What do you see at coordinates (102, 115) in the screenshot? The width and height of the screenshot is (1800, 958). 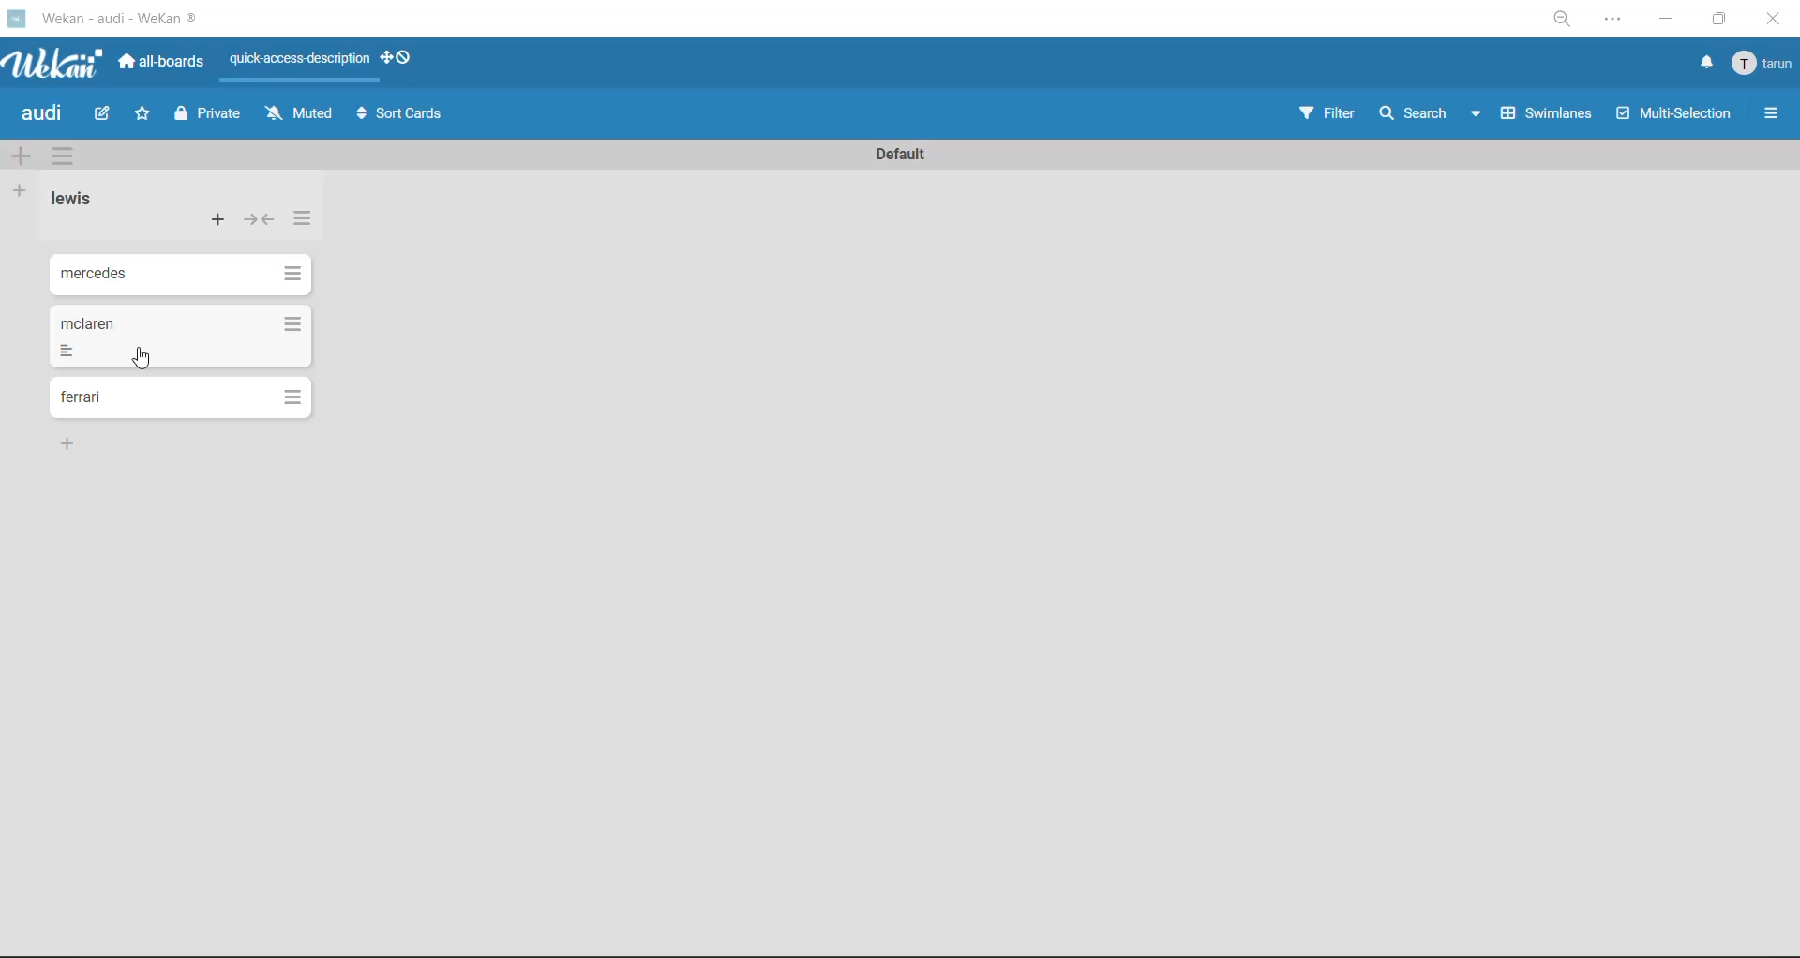 I see `edit` at bounding box center [102, 115].